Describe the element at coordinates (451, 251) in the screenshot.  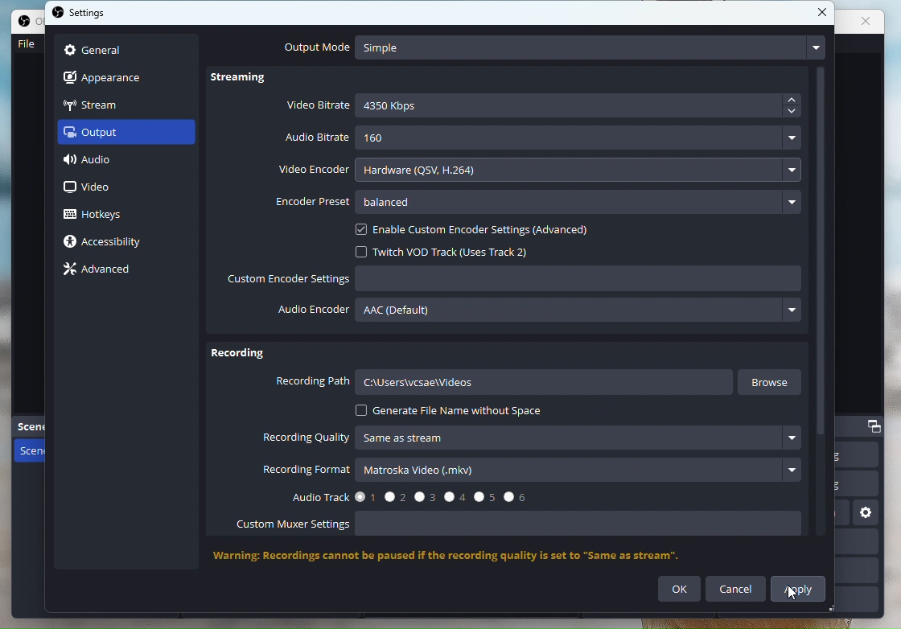
I see `Twitch VOD Track (Uses Track 2)` at that location.